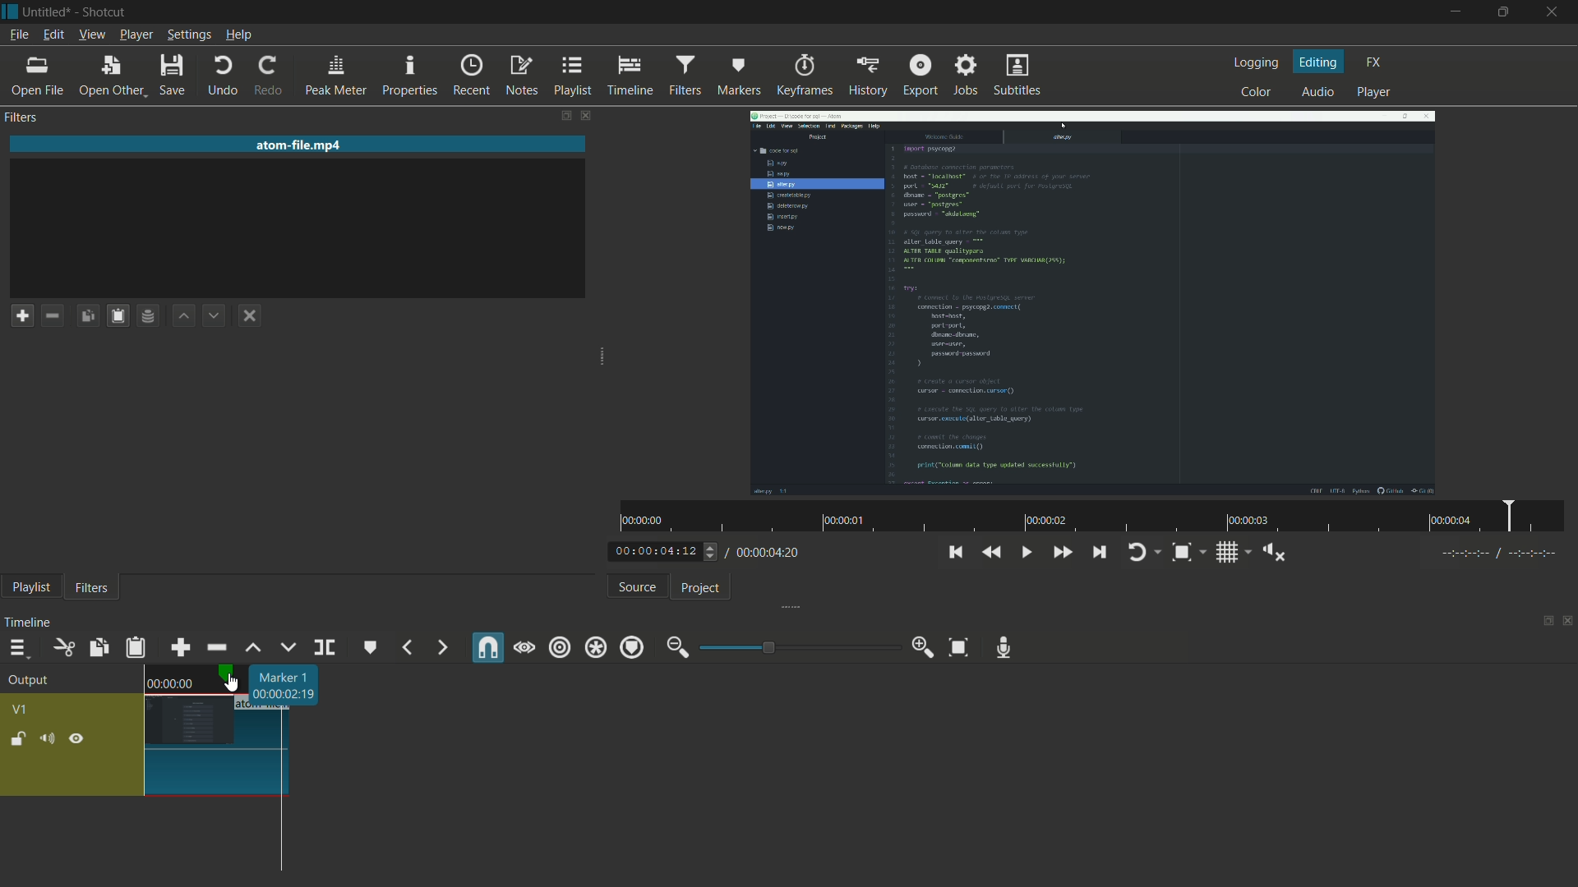 The width and height of the screenshot is (1578, 887). I want to click on player, so click(1375, 93).